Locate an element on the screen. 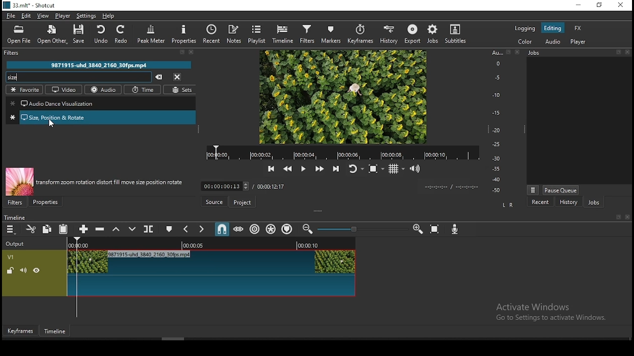 The width and height of the screenshot is (634, 356). 0 is located at coordinates (499, 64).